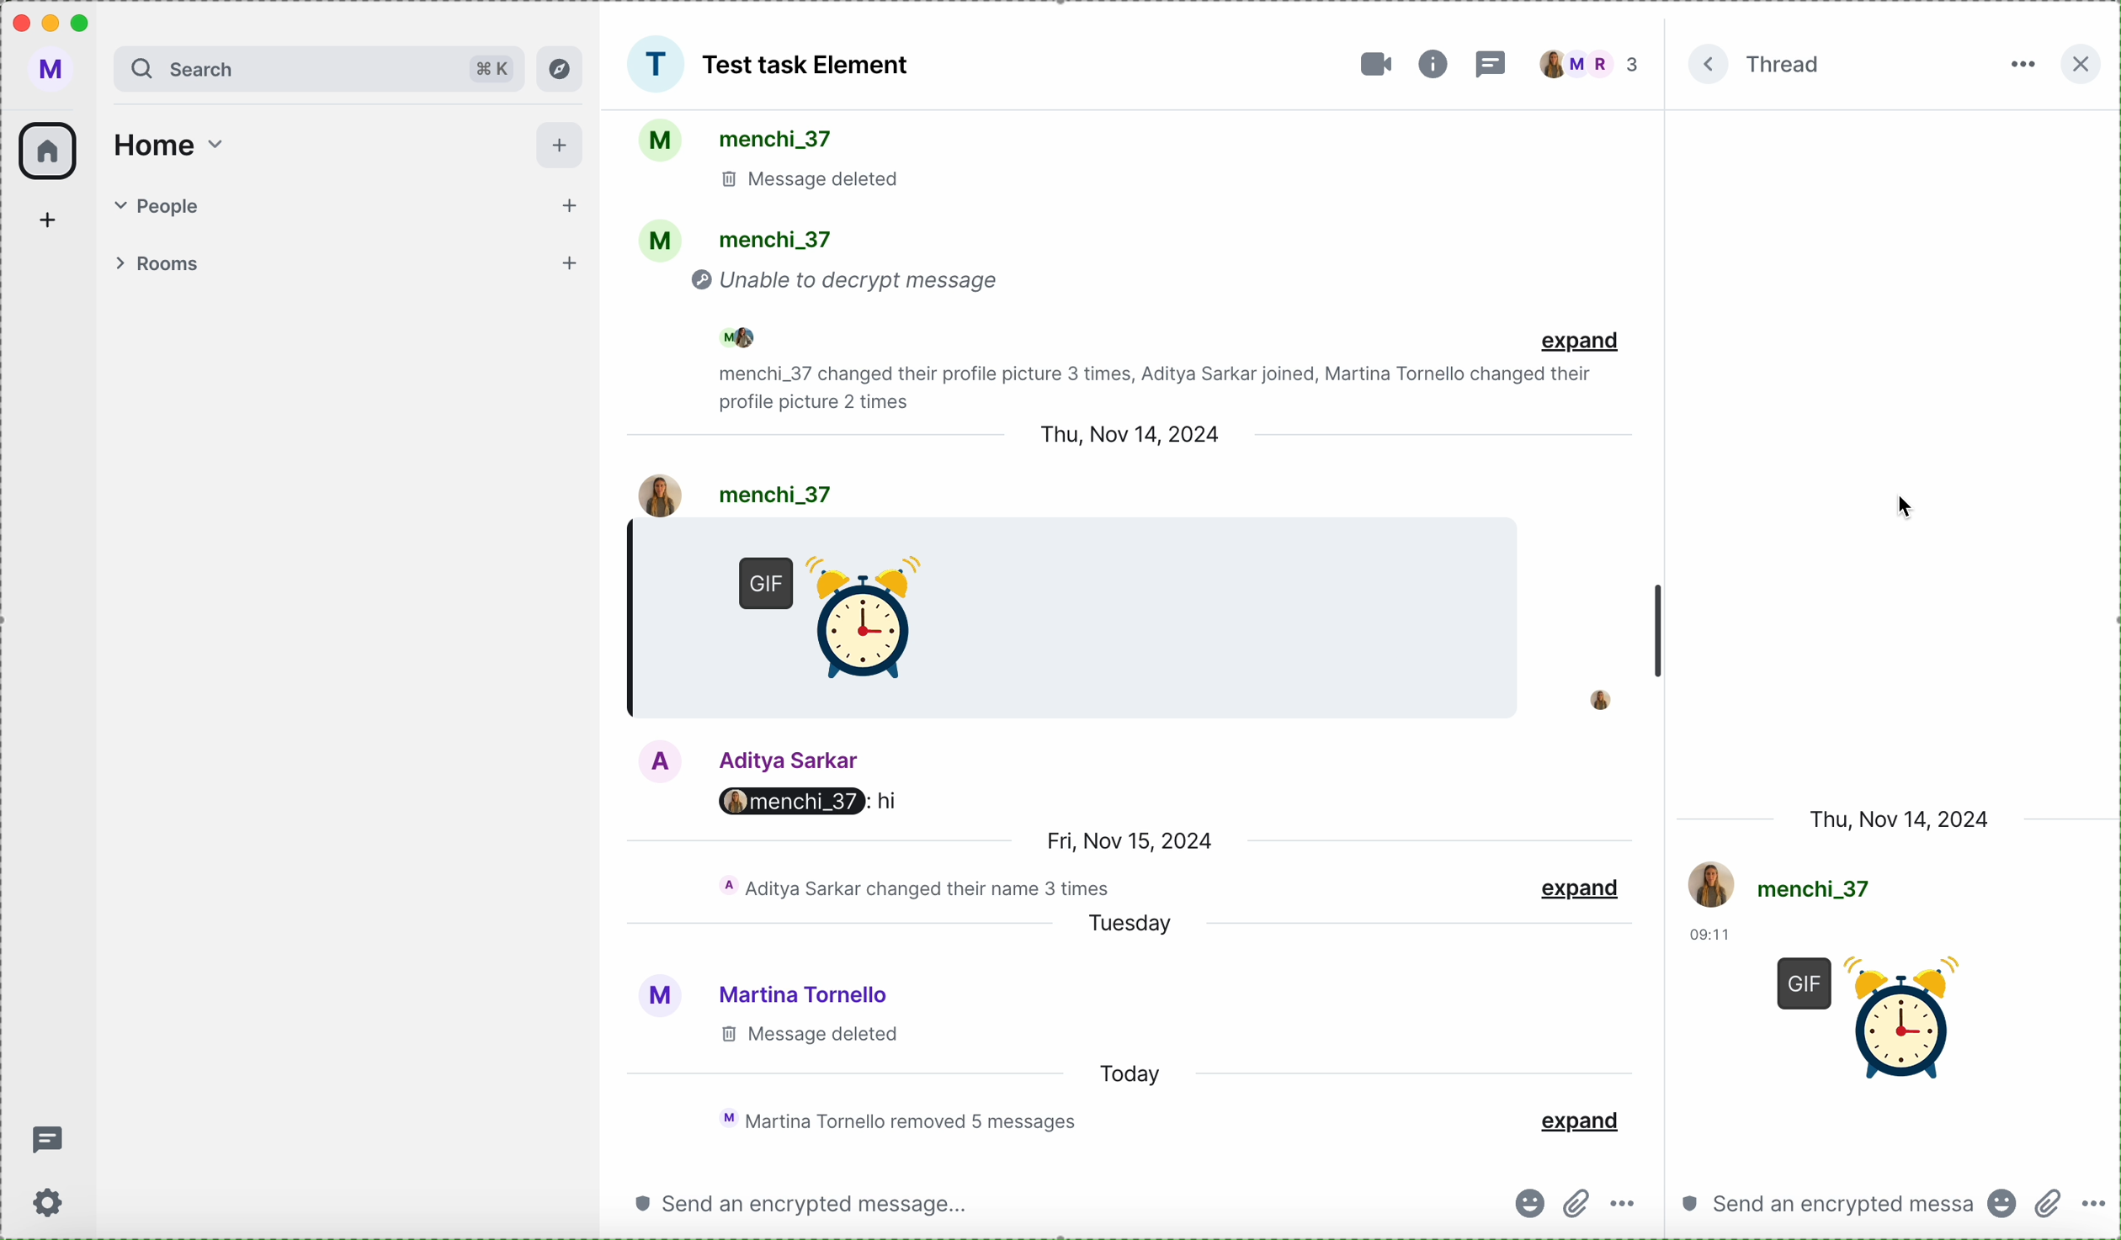 Image resolution: width=2121 pixels, height=1240 pixels. Describe the element at coordinates (348, 265) in the screenshot. I see `rooms` at that location.